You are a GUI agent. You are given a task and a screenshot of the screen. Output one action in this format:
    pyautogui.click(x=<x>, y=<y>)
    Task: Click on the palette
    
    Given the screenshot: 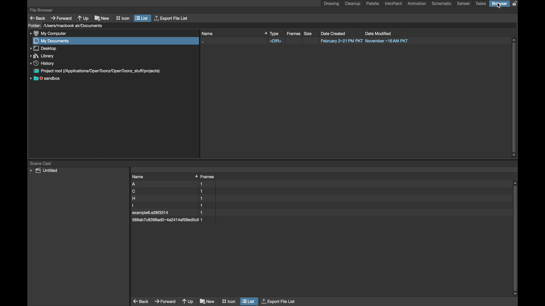 What is the action you would take?
    pyautogui.click(x=373, y=3)
    